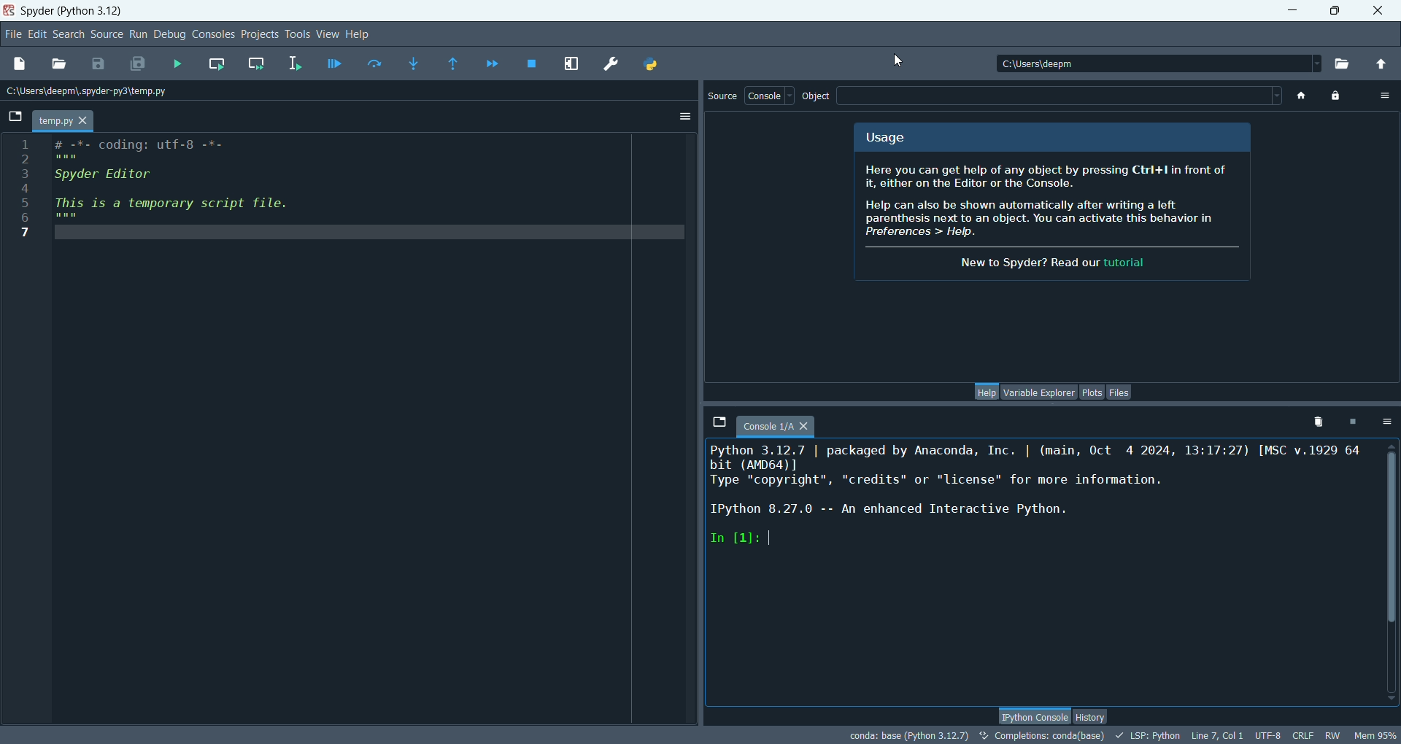 This screenshot has width=1401, height=744. Describe the element at coordinates (1346, 63) in the screenshot. I see `browse working directory` at that location.